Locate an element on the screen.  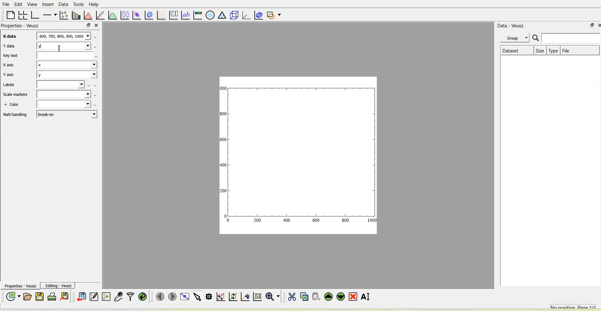
600 is located at coordinates (317, 220).